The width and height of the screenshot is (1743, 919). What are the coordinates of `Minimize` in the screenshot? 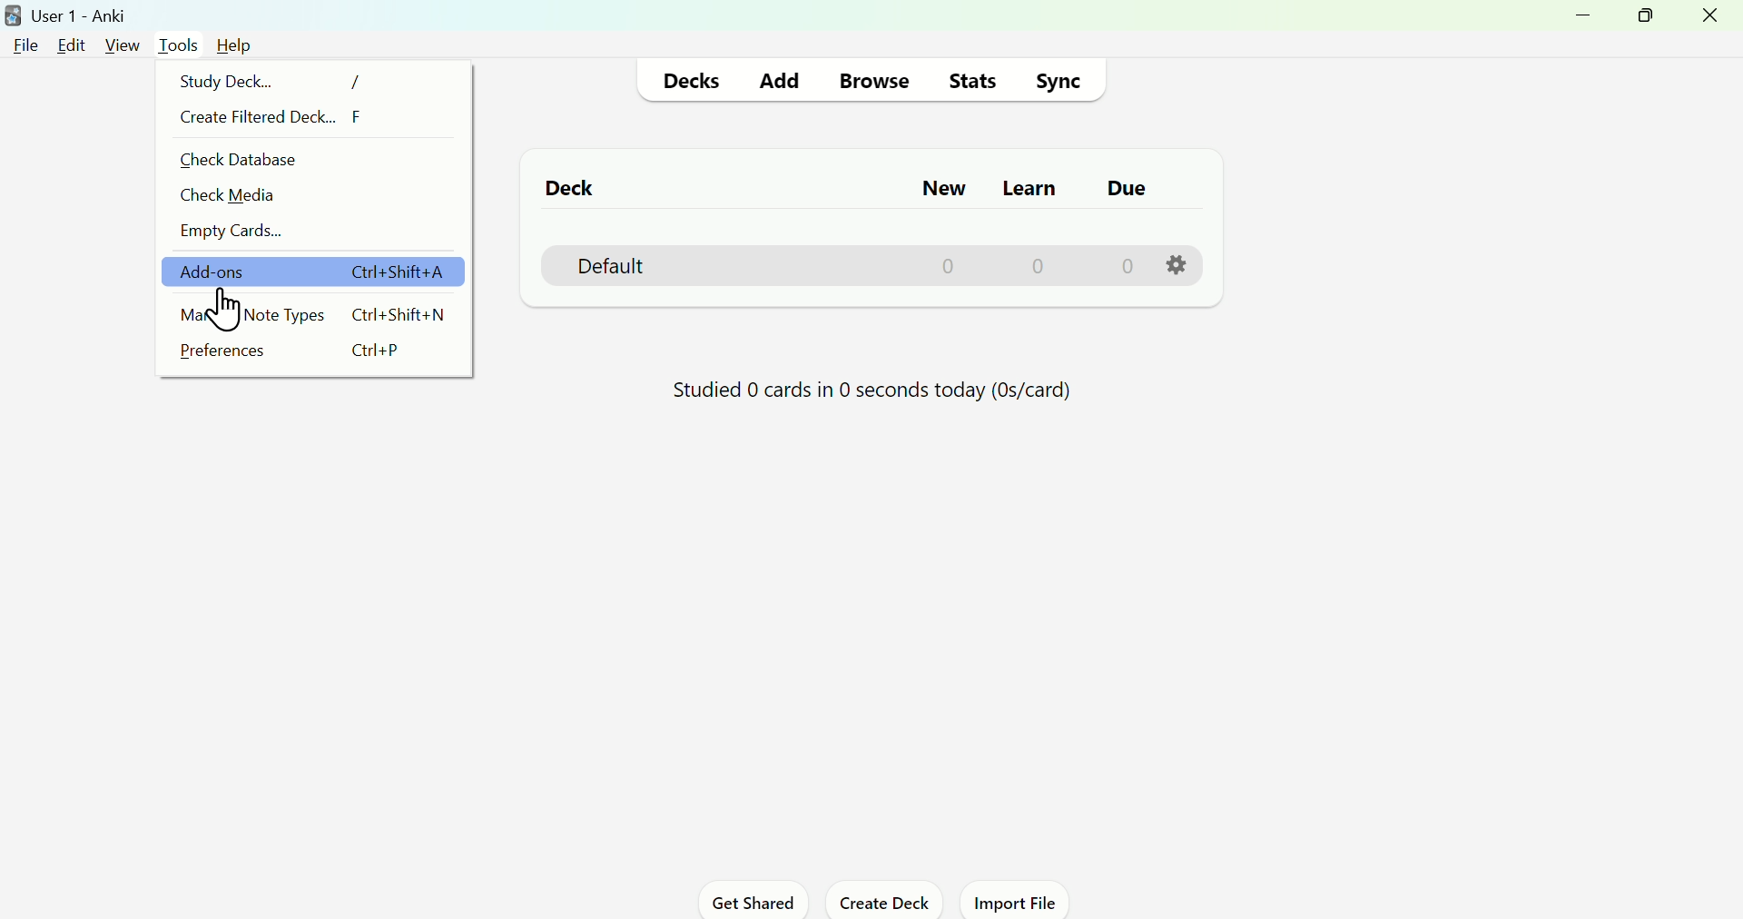 It's located at (1591, 25).